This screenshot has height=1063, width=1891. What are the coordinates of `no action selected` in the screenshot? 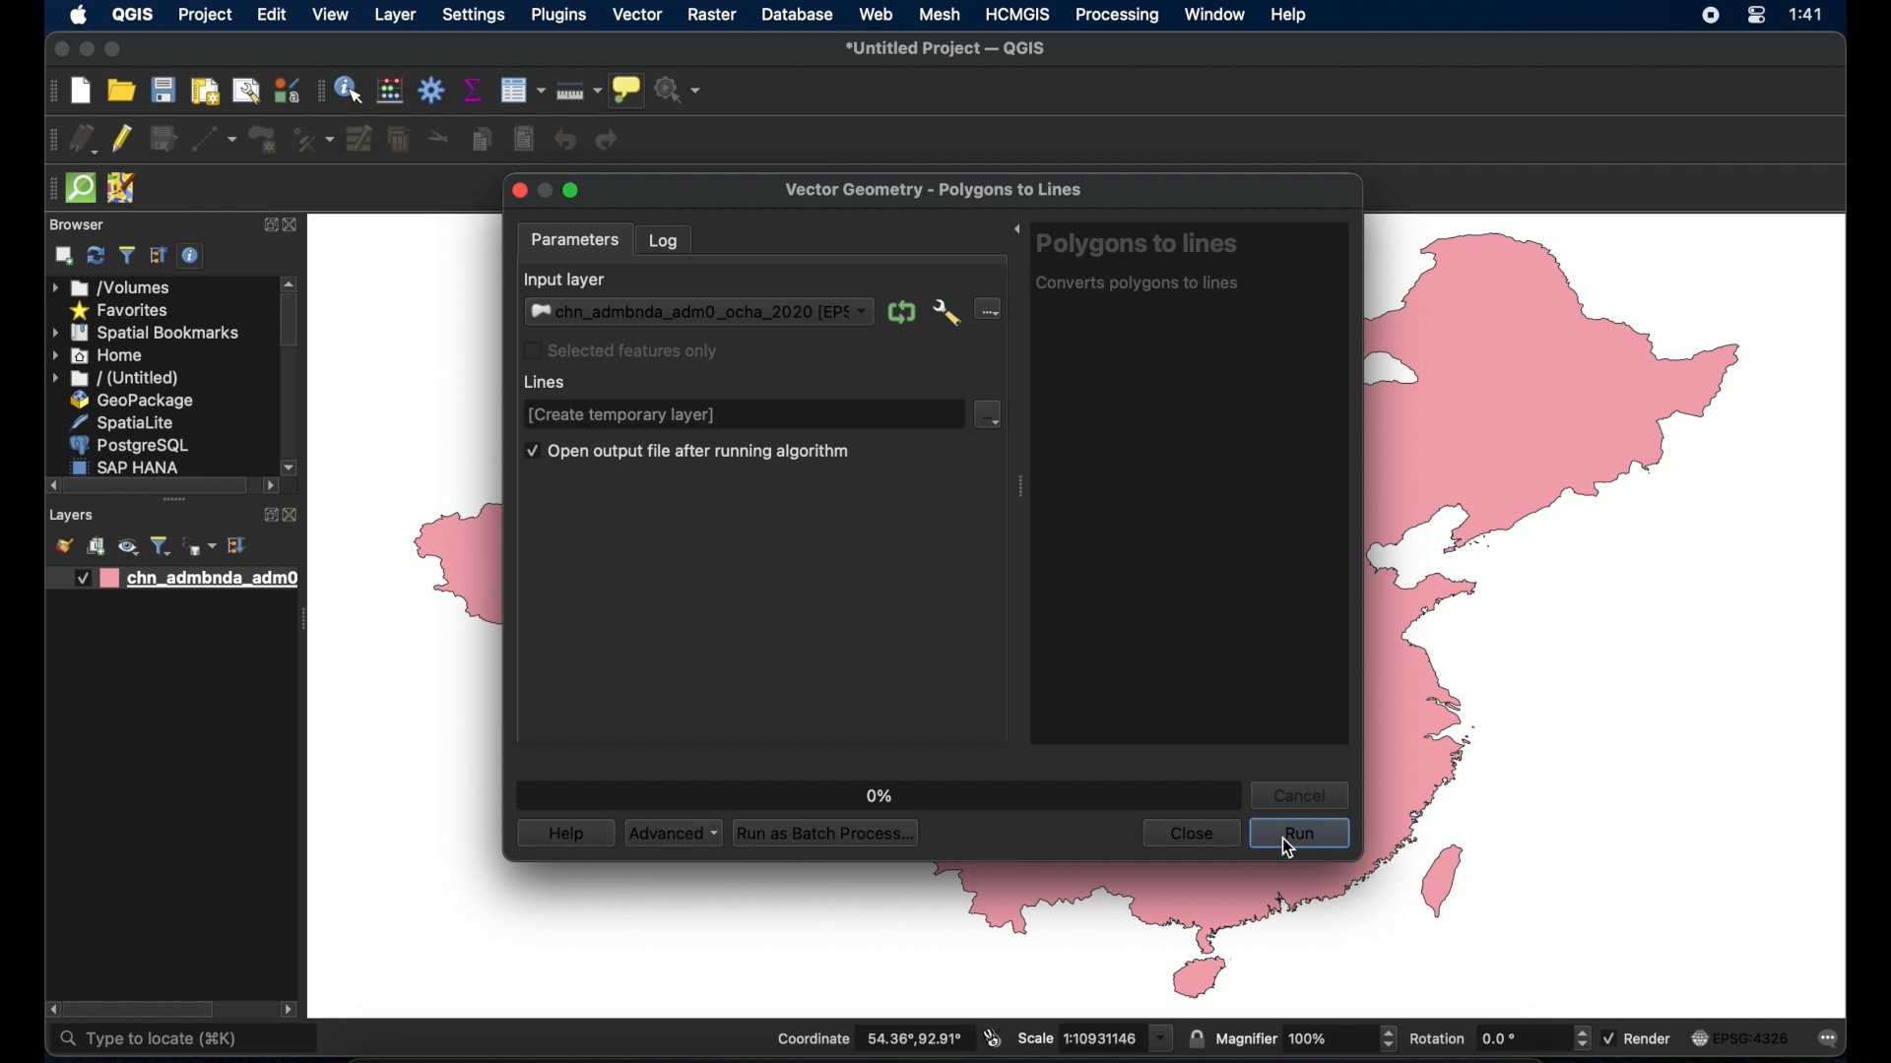 It's located at (680, 90).